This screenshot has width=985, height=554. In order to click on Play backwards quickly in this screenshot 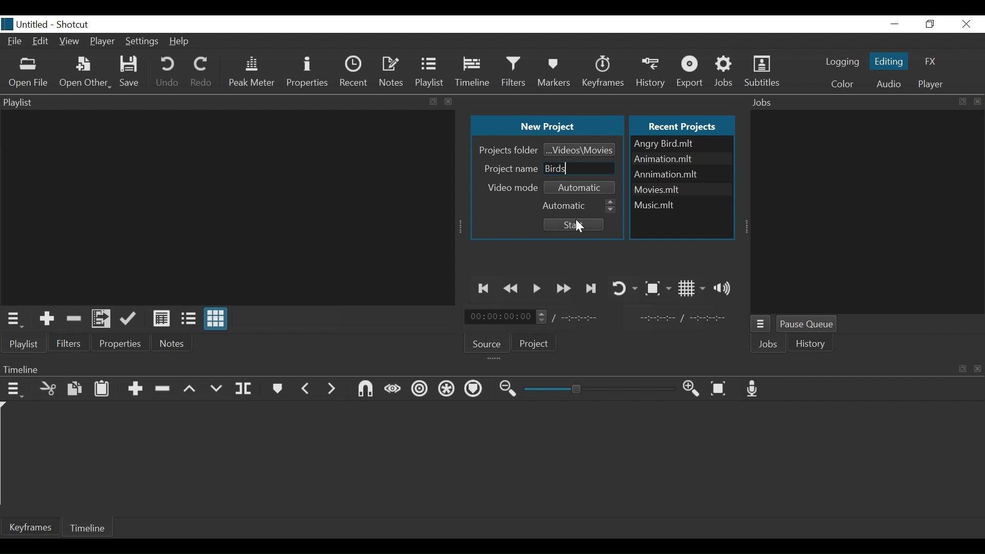, I will do `click(513, 289)`.